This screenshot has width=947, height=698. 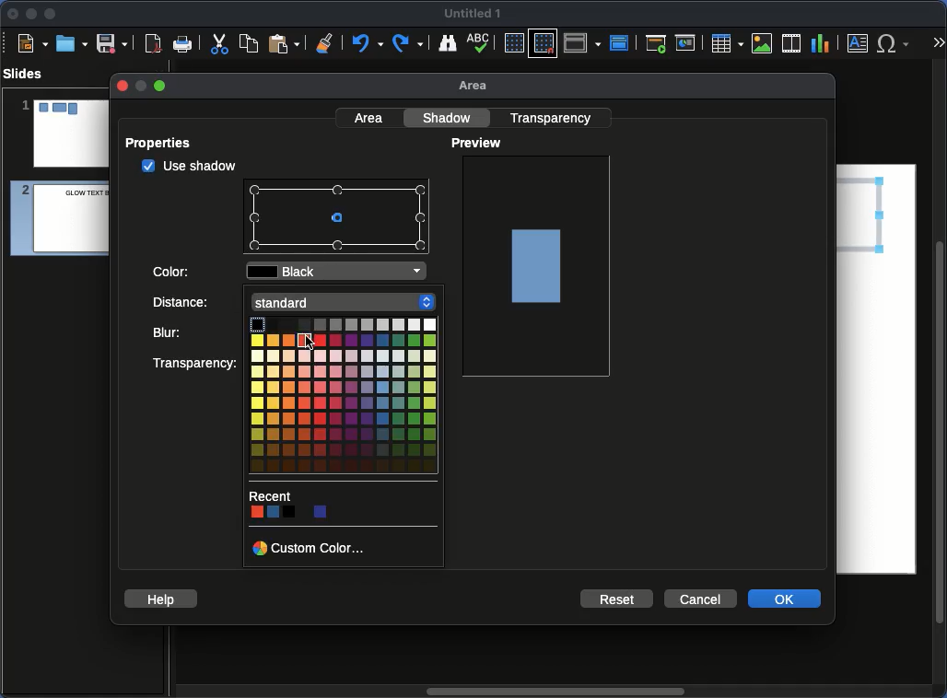 I want to click on Selected, so click(x=341, y=219).